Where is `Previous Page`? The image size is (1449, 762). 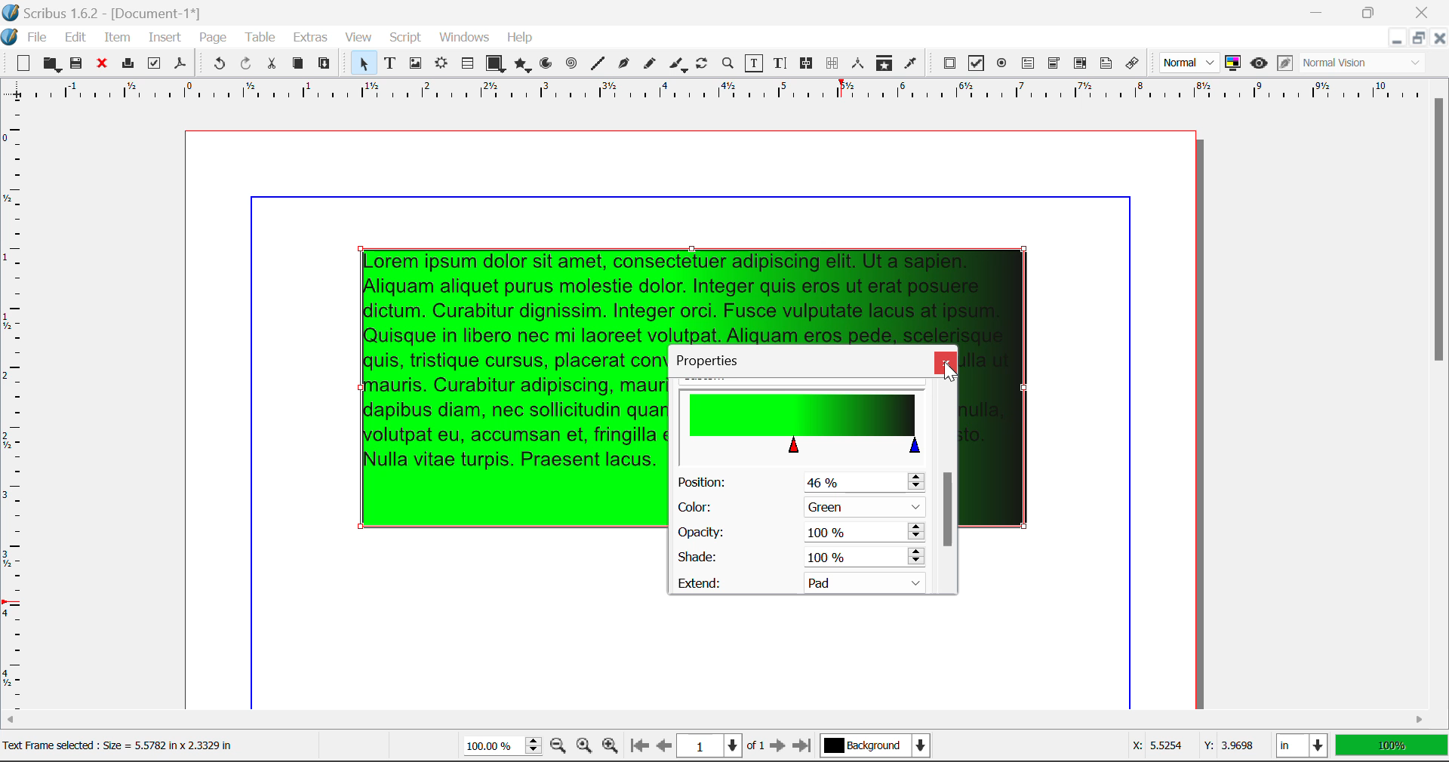
Previous Page is located at coordinates (664, 748).